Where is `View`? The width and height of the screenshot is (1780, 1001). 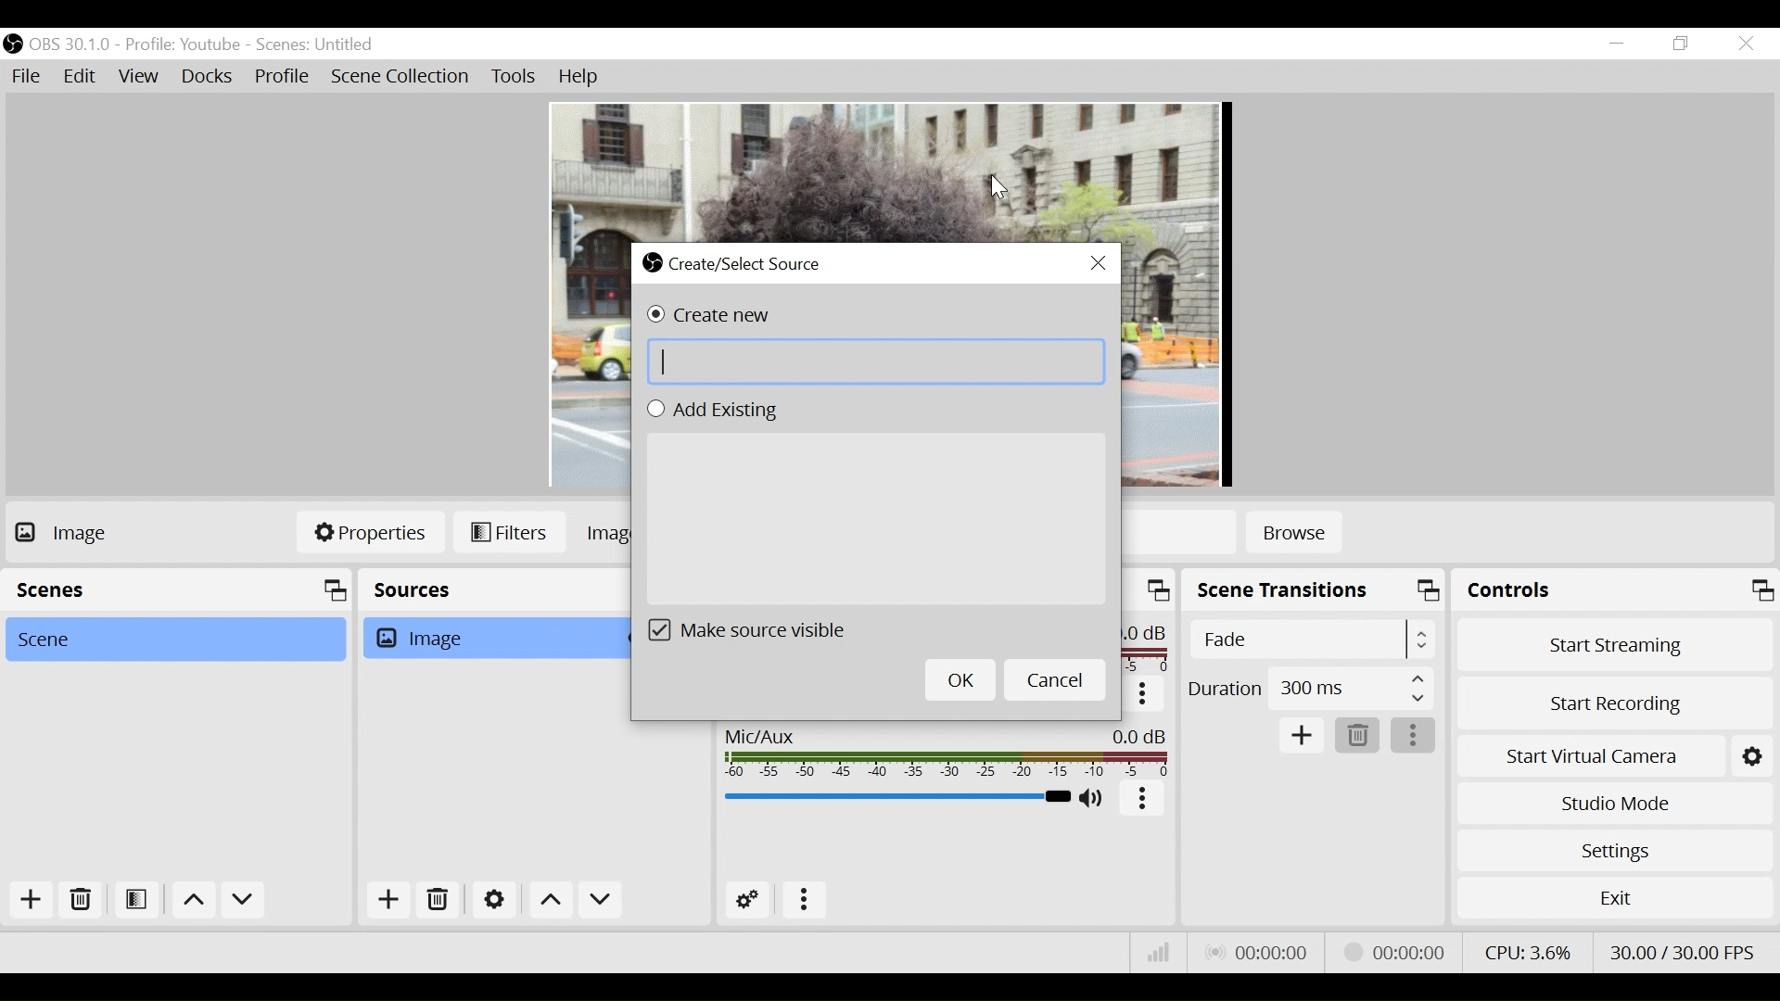
View is located at coordinates (138, 79).